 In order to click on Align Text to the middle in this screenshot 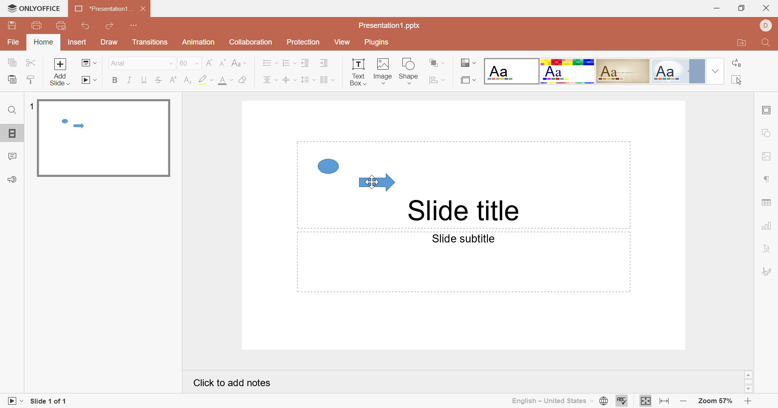, I will do `click(287, 81)`.